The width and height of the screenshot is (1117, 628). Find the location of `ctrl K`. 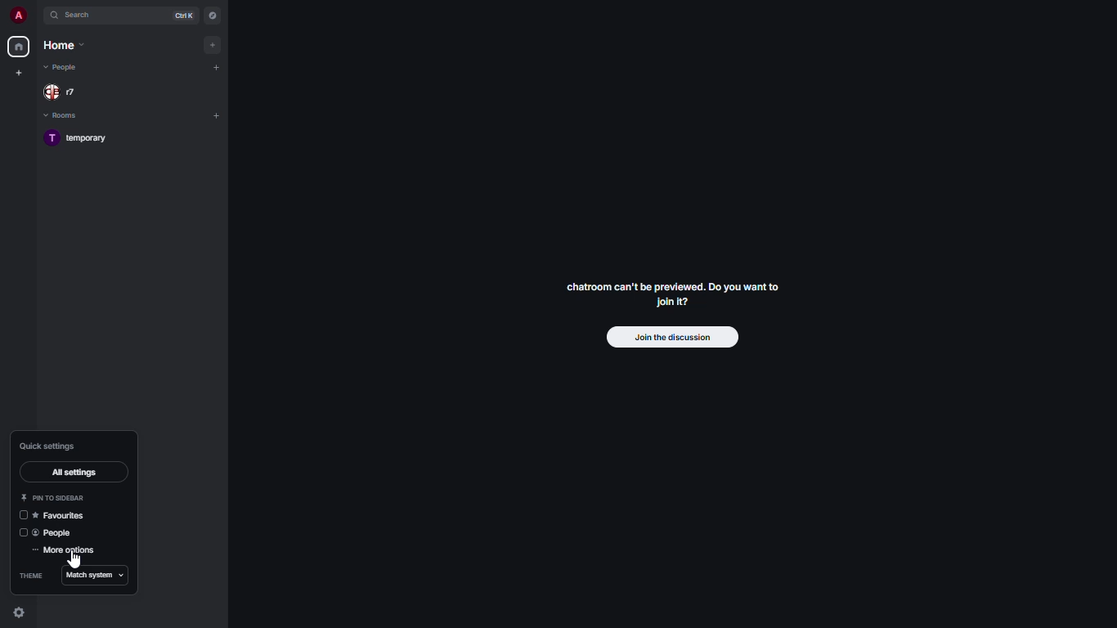

ctrl K is located at coordinates (185, 15).